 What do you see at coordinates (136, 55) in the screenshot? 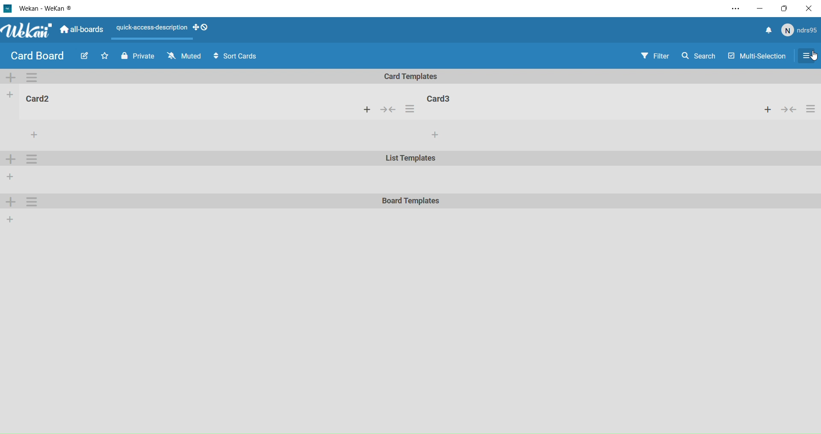
I see `Private` at bounding box center [136, 55].